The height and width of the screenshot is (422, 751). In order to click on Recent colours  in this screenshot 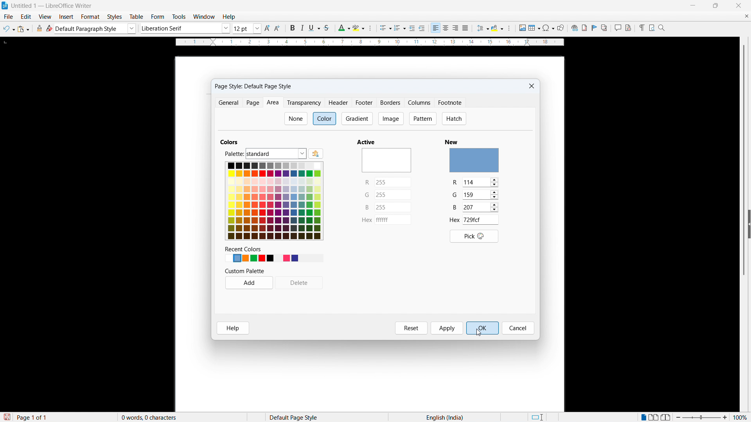, I will do `click(273, 258)`.